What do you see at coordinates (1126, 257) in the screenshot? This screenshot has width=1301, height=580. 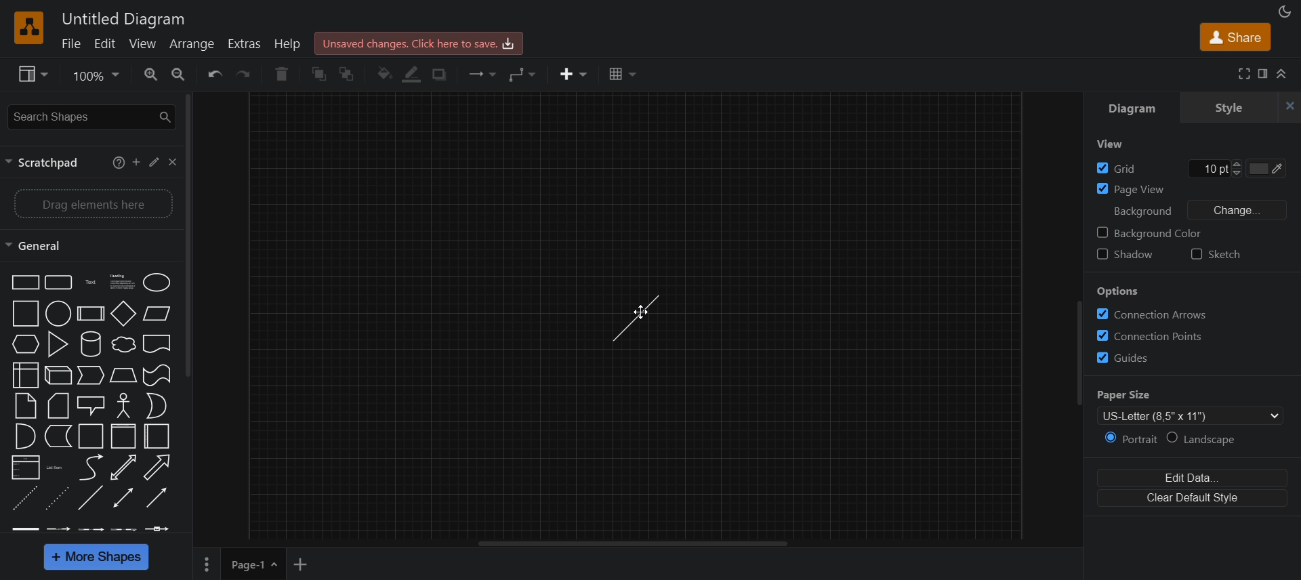 I see `shadow` at bounding box center [1126, 257].